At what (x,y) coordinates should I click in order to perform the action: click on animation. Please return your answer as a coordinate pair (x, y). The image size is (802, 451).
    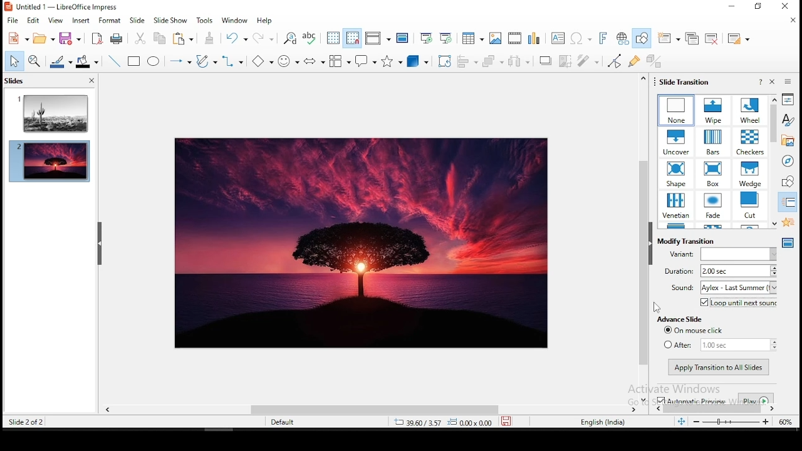
    Looking at the image, I should click on (786, 222).